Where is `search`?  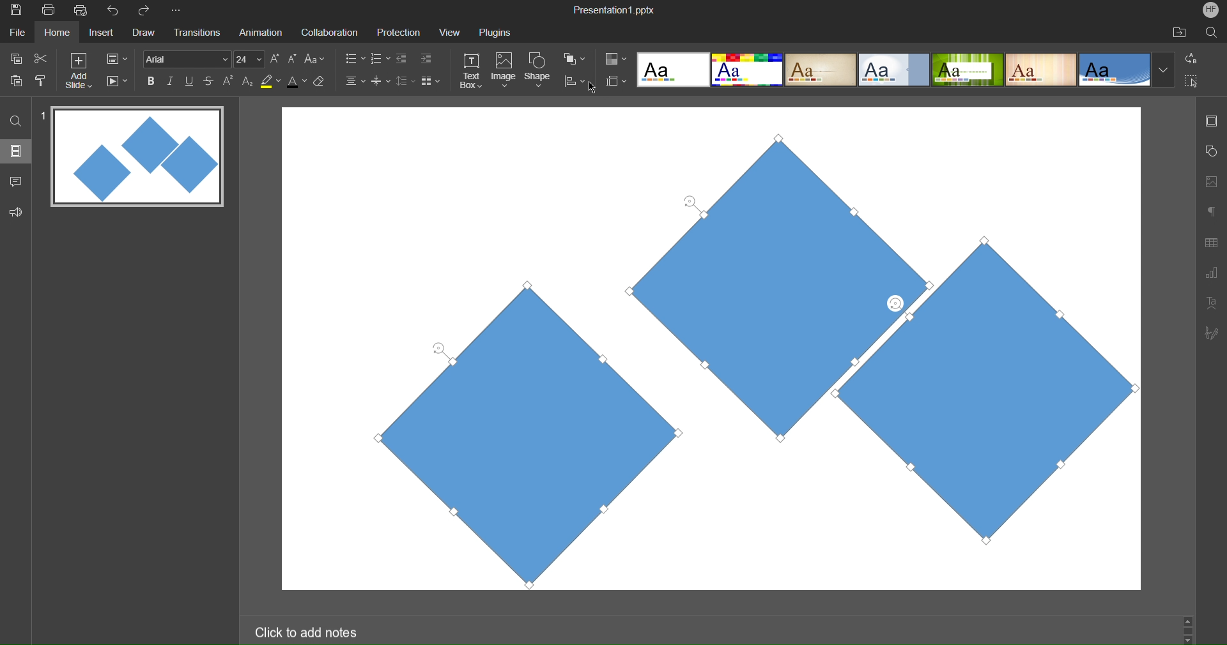 search is located at coordinates (1213, 32).